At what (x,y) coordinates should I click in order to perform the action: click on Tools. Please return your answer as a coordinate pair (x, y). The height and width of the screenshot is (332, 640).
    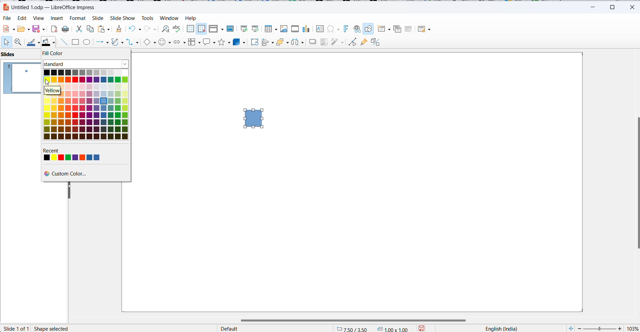
    Looking at the image, I should click on (147, 18).